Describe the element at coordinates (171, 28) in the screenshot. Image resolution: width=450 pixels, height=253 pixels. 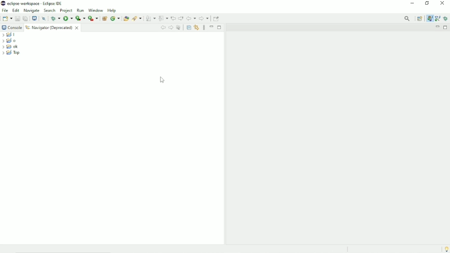
I see `Forward` at that location.